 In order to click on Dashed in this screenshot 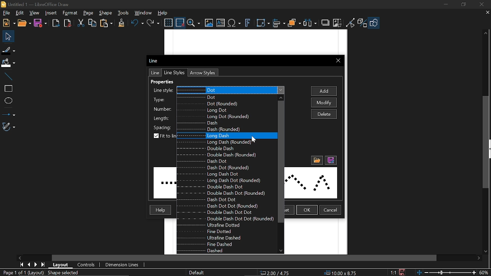, I will do `click(220, 250)`.